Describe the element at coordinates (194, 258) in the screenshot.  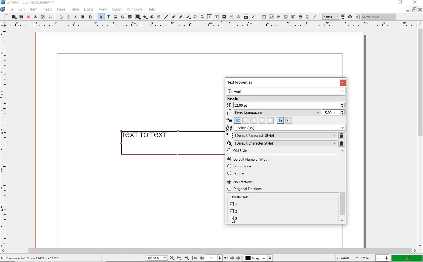
I see `First page` at that location.